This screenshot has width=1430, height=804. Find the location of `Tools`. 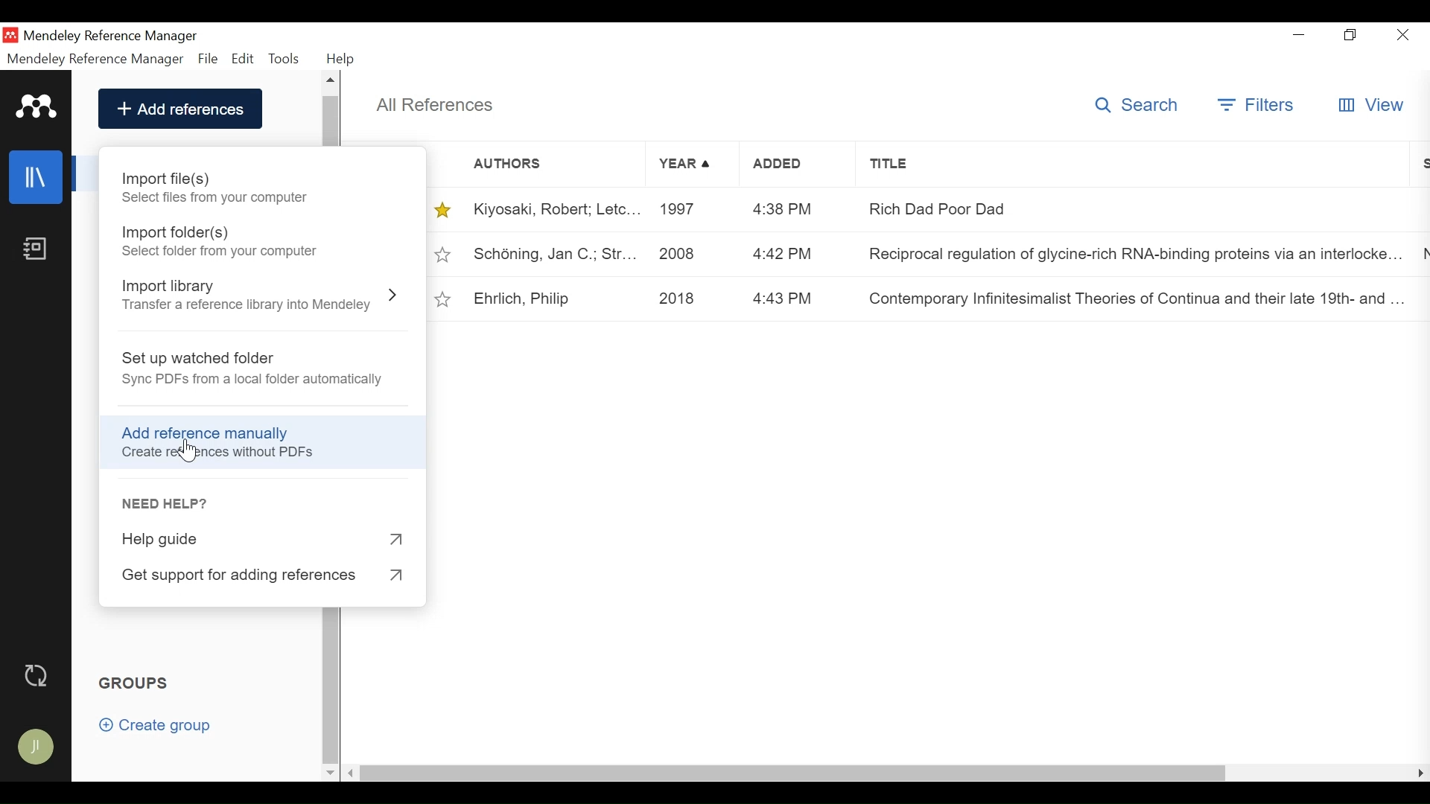

Tools is located at coordinates (285, 57).